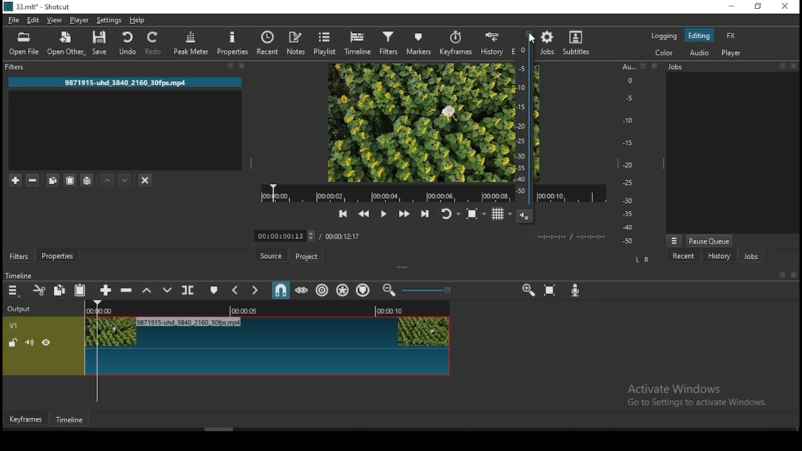 The height and width of the screenshot is (451, 802). Describe the element at coordinates (255, 292) in the screenshot. I see `next marker` at that location.